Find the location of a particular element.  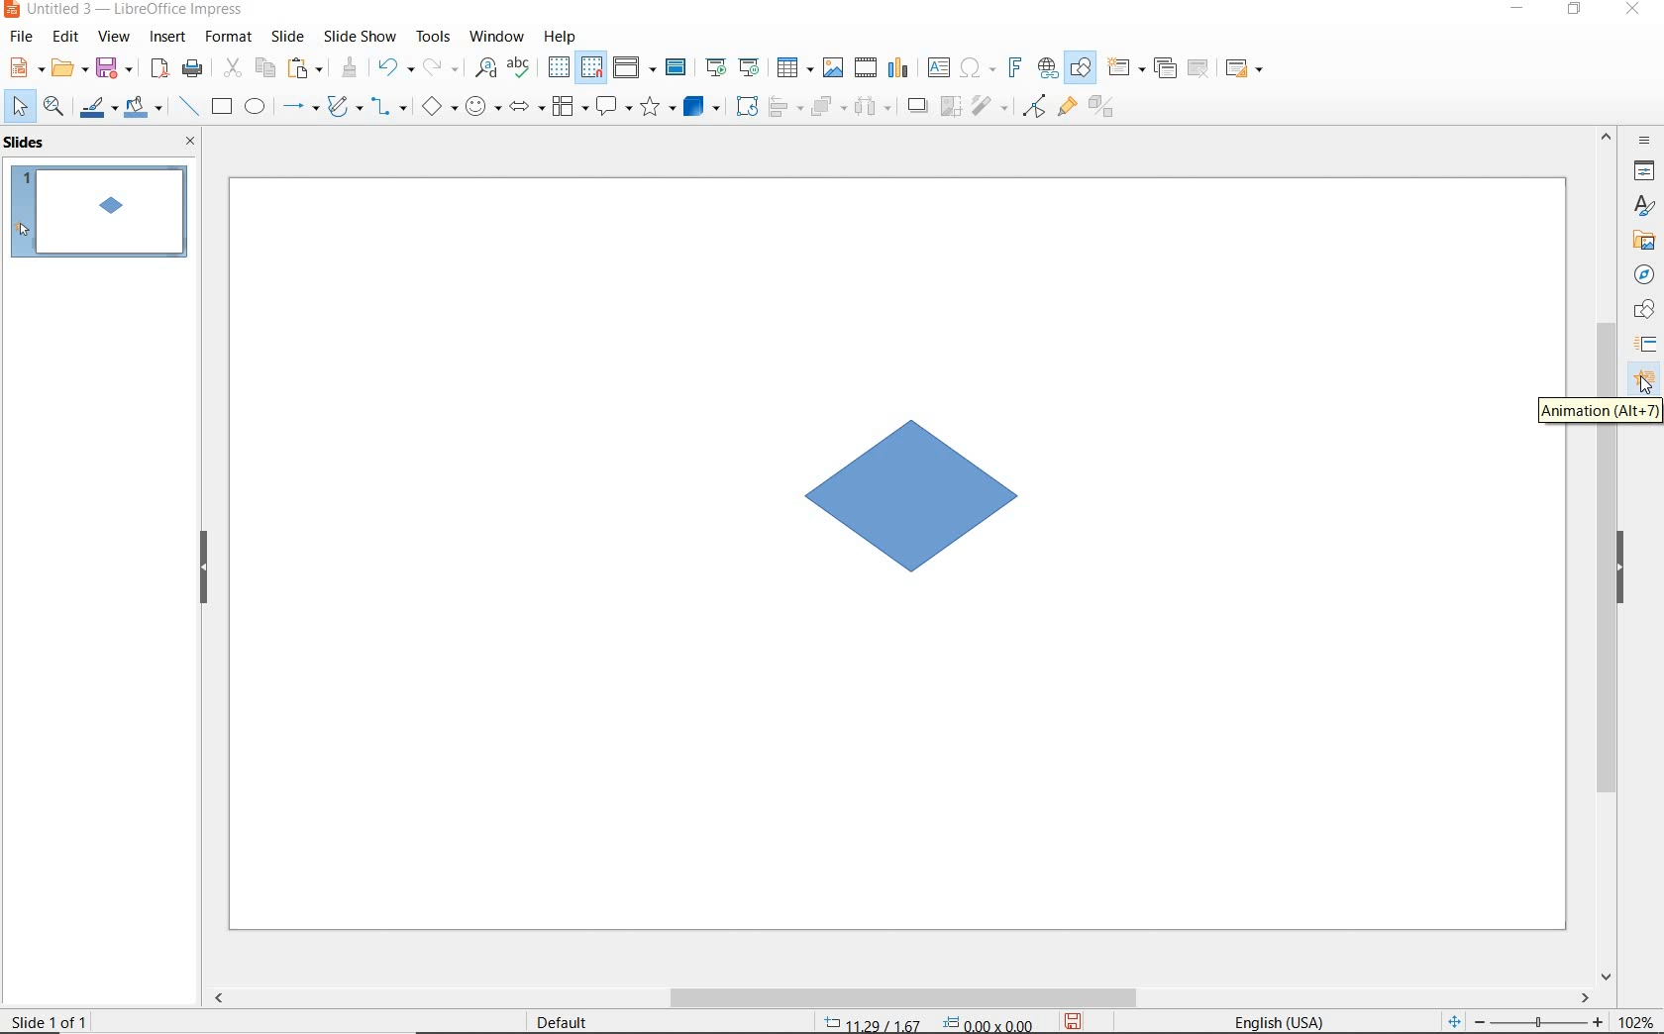

hide is located at coordinates (1628, 569).